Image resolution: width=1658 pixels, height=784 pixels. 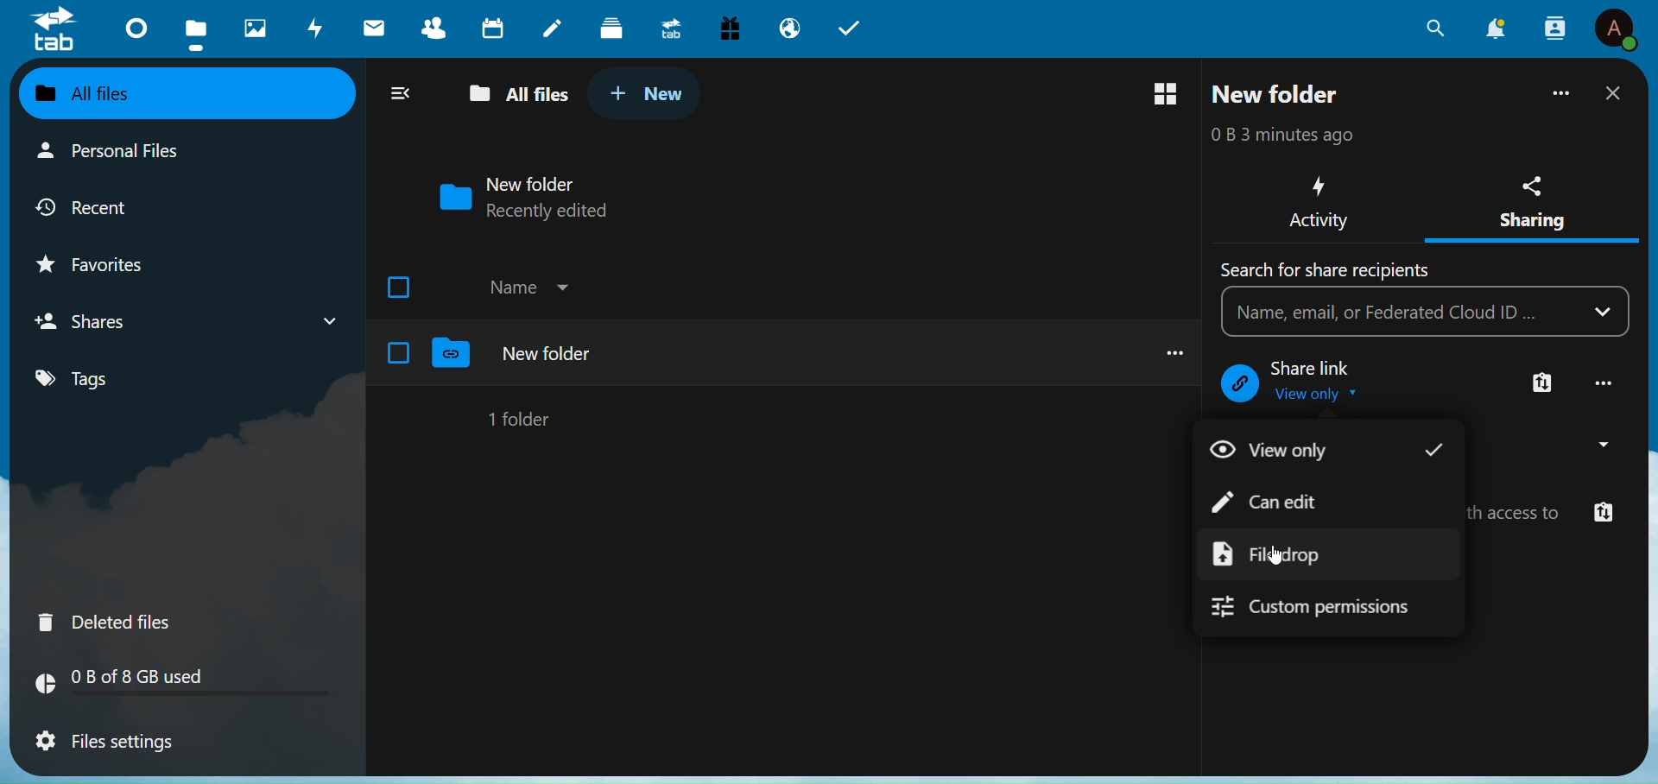 What do you see at coordinates (1325, 395) in the screenshot?
I see `View Only` at bounding box center [1325, 395].